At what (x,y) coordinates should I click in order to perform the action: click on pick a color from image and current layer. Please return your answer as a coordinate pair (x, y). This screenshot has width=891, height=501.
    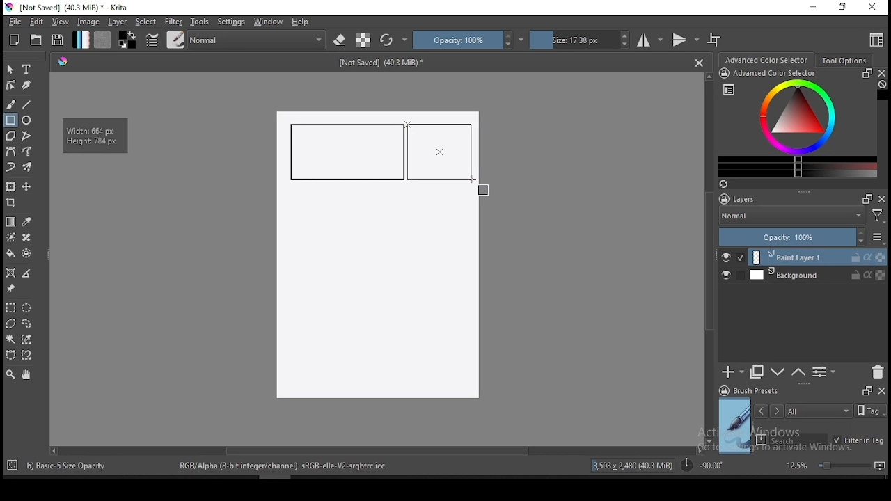
    Looking at the image, I should click on (27, 222).